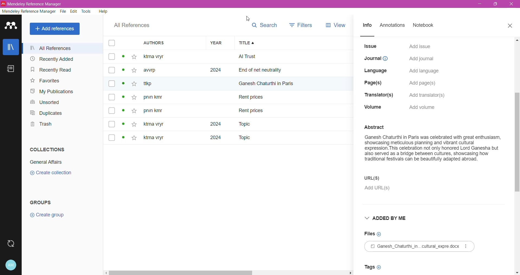 This screenshot has width=520, height=275. I want to click on Last Sync, so click(12, 243).